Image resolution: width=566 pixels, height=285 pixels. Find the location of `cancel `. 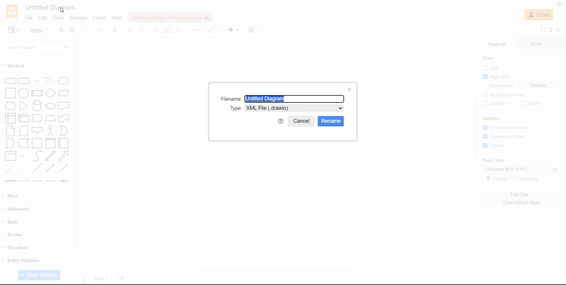

cancel  is located at coordinates (302, 121).